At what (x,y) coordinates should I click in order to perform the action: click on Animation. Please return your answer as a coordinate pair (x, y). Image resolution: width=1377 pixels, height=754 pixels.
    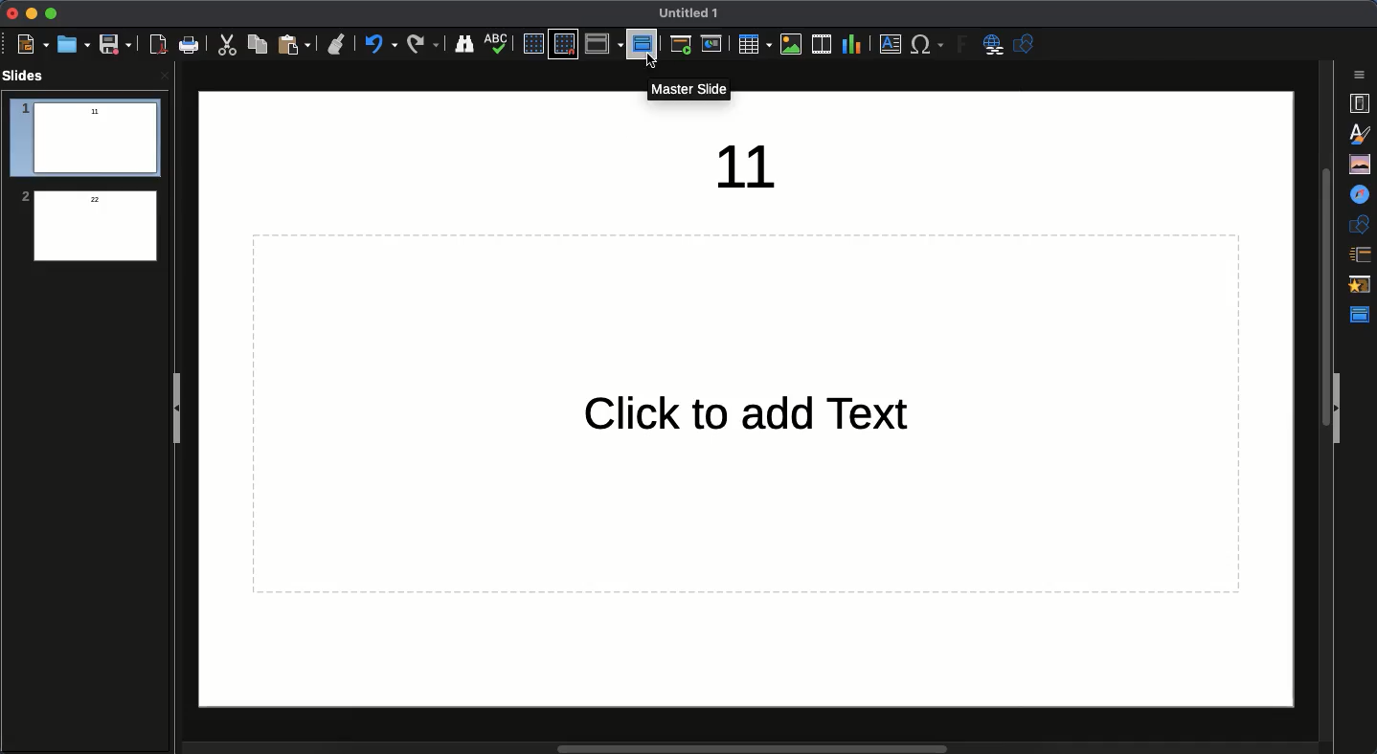
    Looking at the image, I should click on (1362, 286).